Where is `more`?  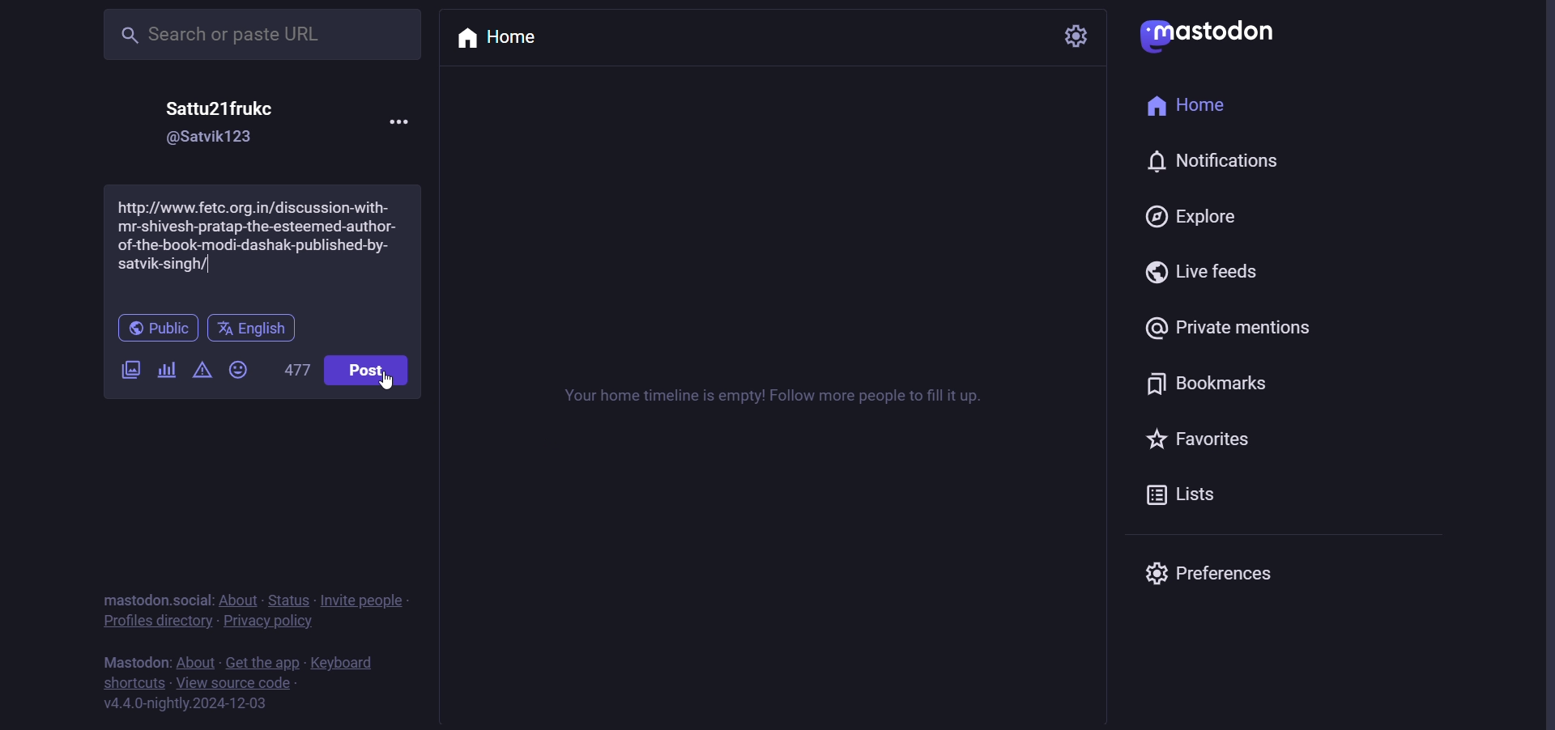 more is located at coordinates (403, 118).